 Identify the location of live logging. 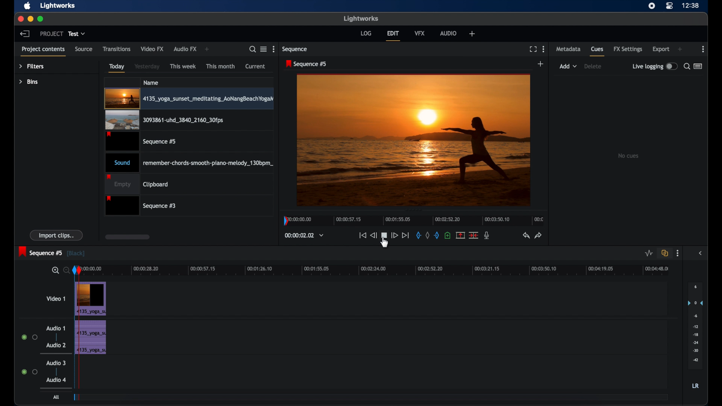
(654, 66).